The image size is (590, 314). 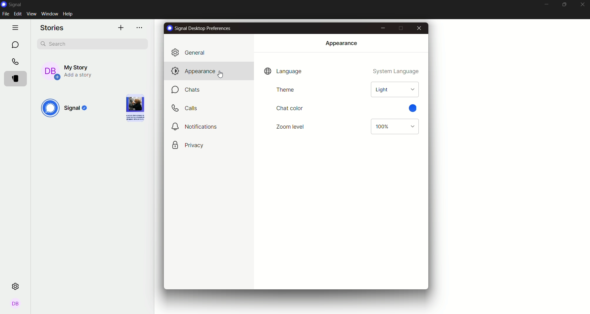 What do you see at coordinates (188, 145) in the screenshot?
I see `privacy` at bounding box center [188, 145].